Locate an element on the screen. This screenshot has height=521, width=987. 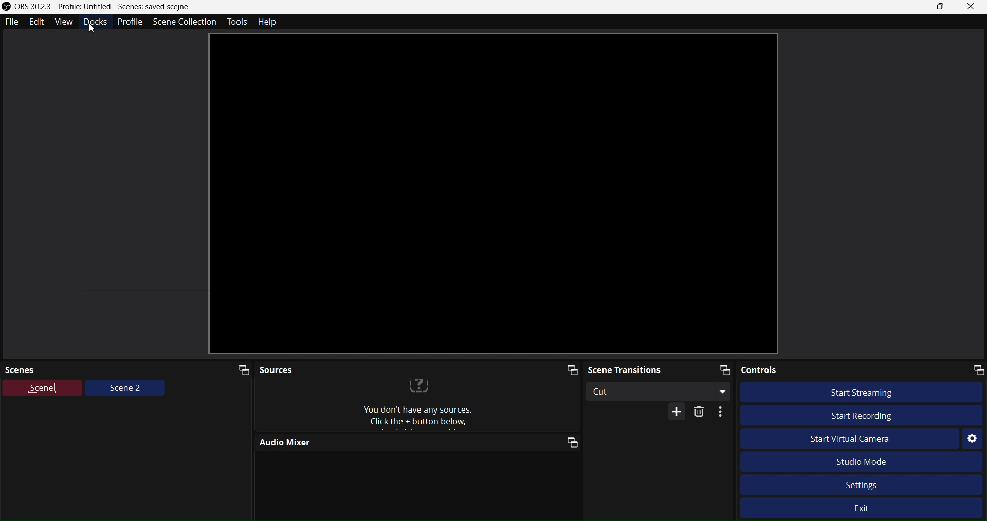
Sources is located at coordinates (383, 367).